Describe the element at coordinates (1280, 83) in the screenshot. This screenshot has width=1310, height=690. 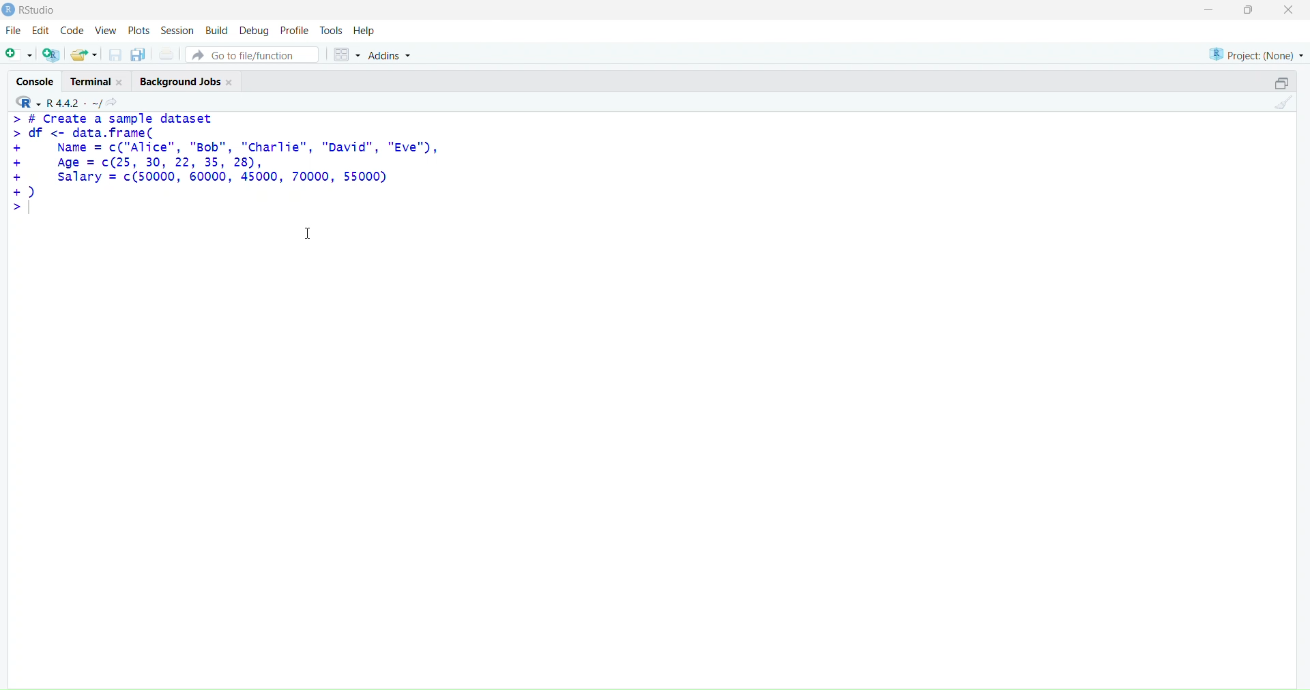
I see `collapse` at that location.